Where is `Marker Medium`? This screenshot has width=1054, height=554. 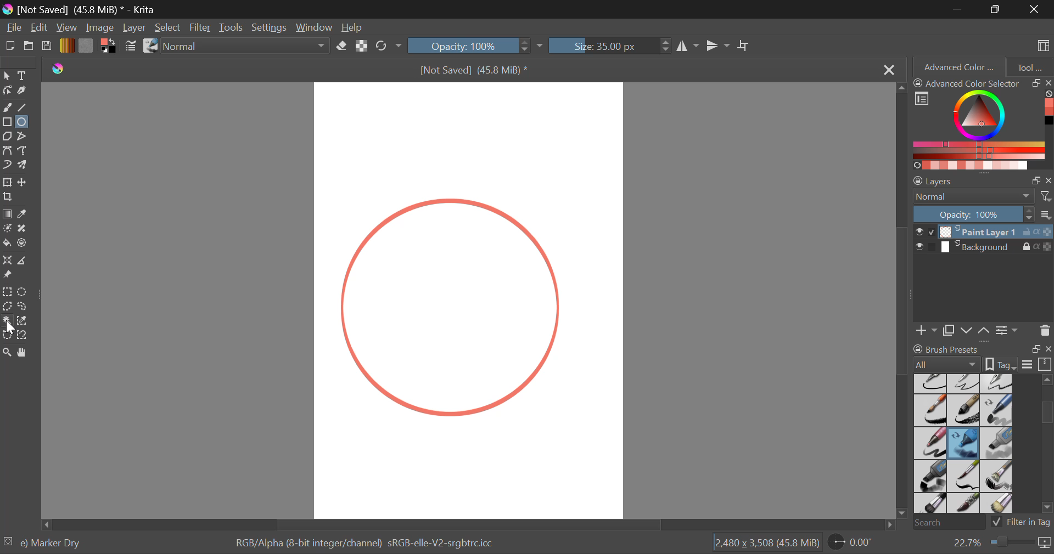 Marker Medium is located at coordinates (997, 443).